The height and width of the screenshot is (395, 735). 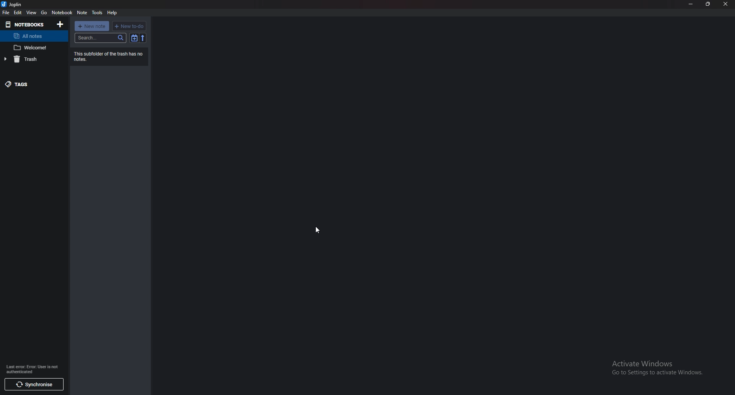 What do you see at coordinates (318, 230) in the screenshot?
I see `cursor` at bounding box center [318, 230].